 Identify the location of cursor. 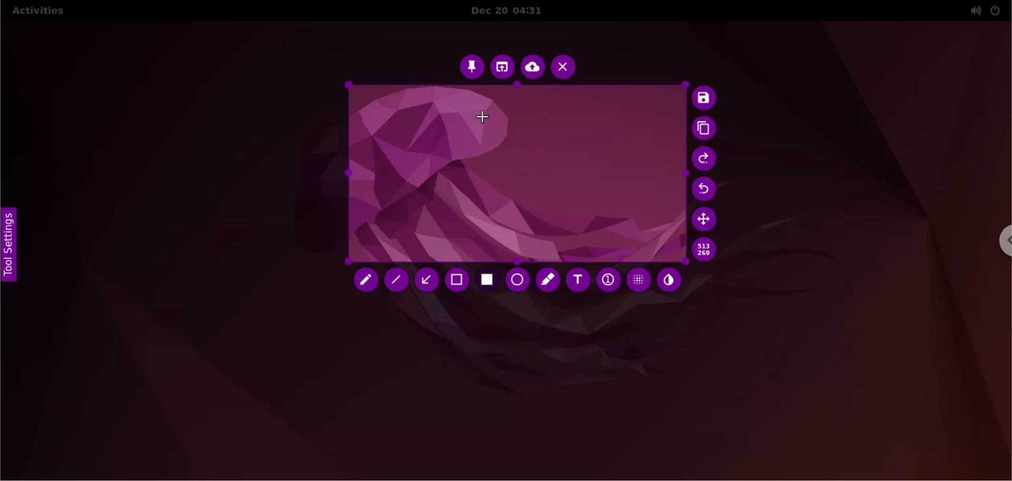
(489, 119).